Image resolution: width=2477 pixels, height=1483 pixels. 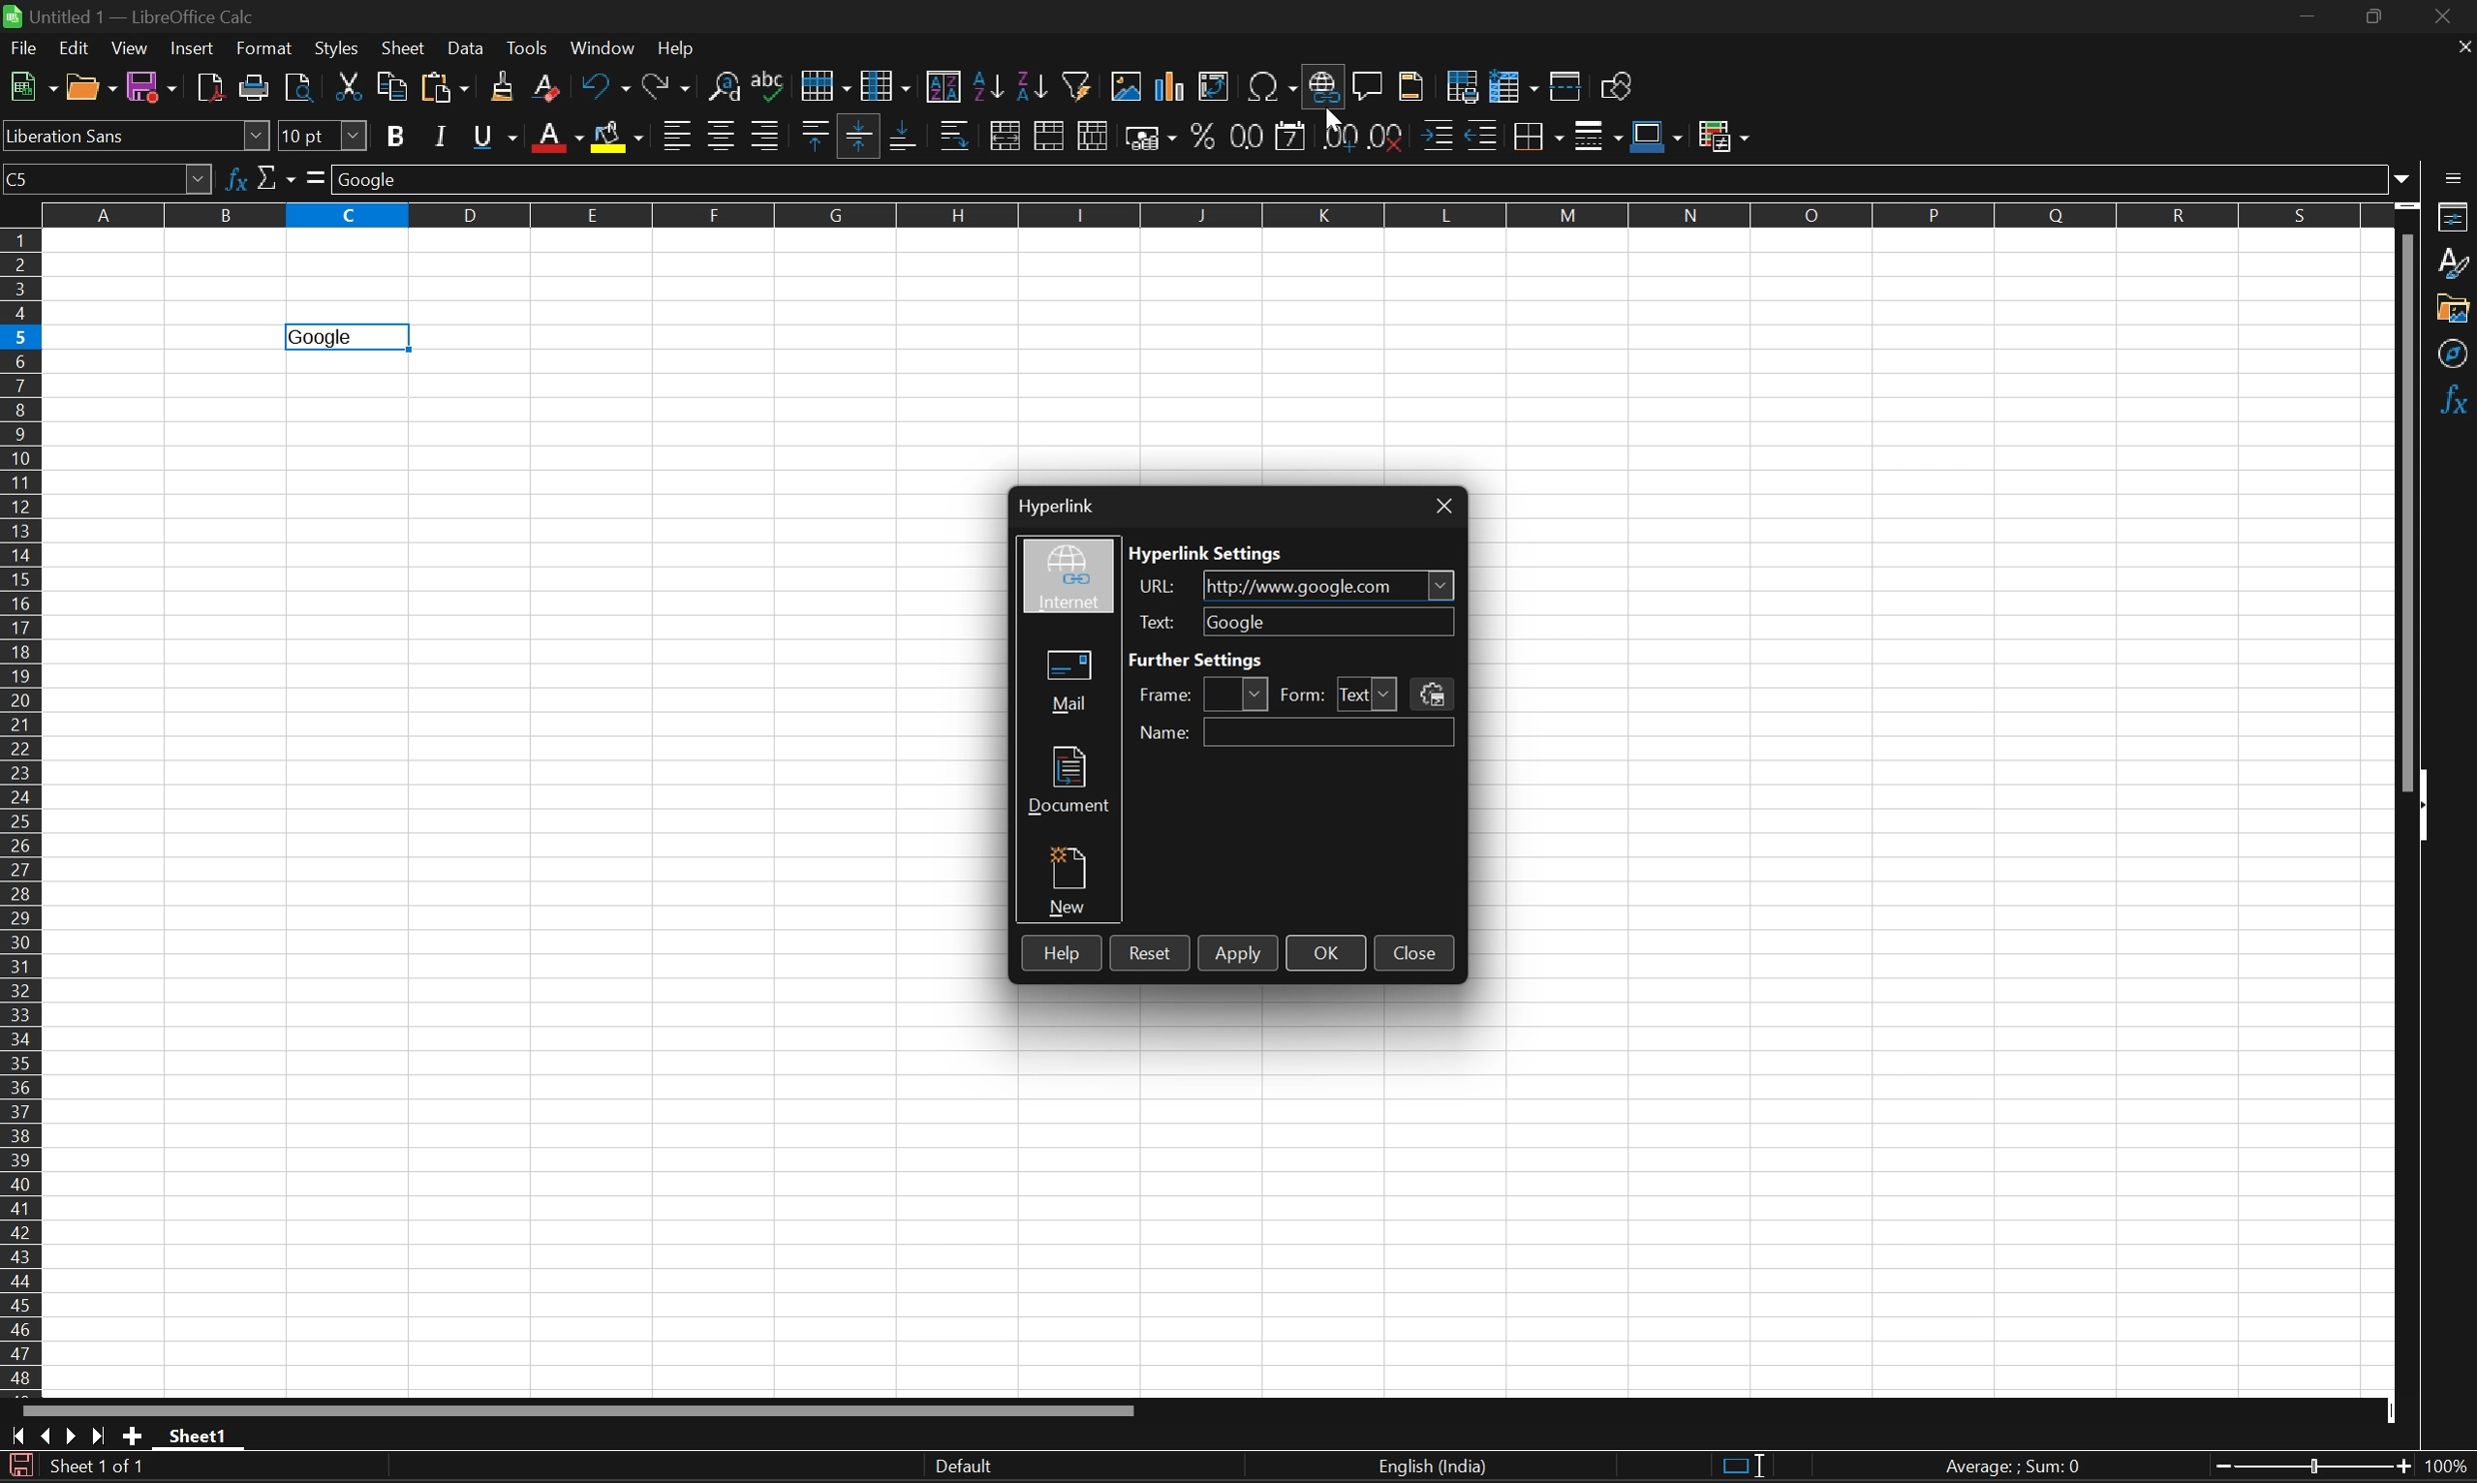 I want to click on OK, so click(x=1325, y=953).